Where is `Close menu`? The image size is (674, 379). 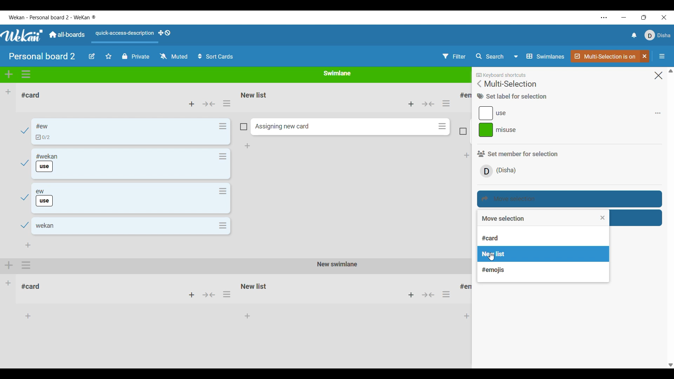 Close menu is located at coordinates (659, 75).